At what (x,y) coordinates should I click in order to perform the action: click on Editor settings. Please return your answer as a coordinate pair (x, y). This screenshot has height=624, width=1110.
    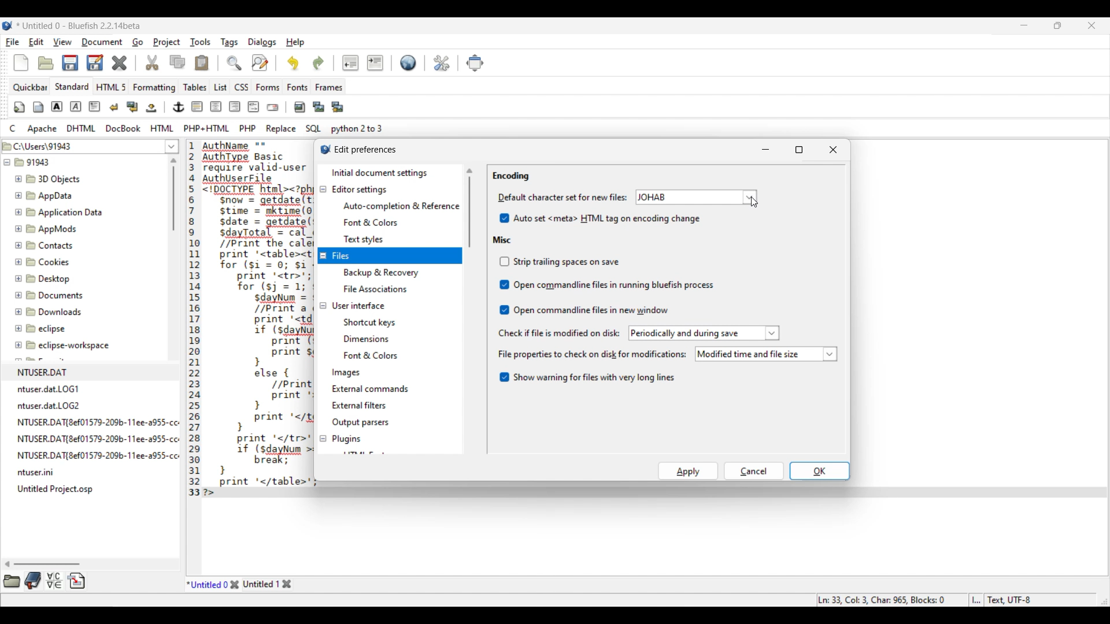
    Looking at the image, I should click on (361, 190).